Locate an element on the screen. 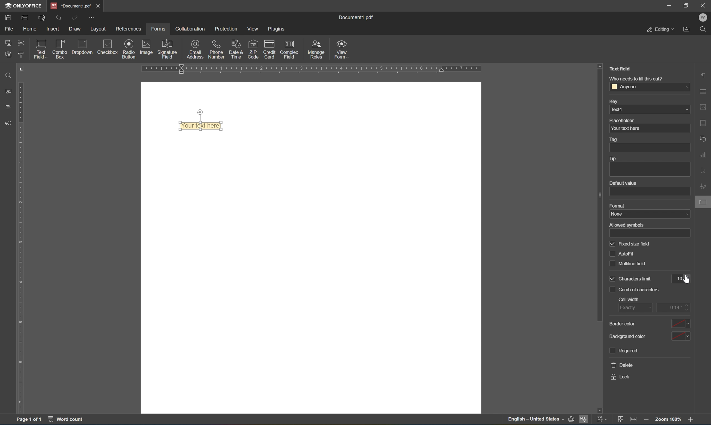 Image resolution: width=711 pixels, height=425 pixels. ruler is located at coordinates (314, 68).